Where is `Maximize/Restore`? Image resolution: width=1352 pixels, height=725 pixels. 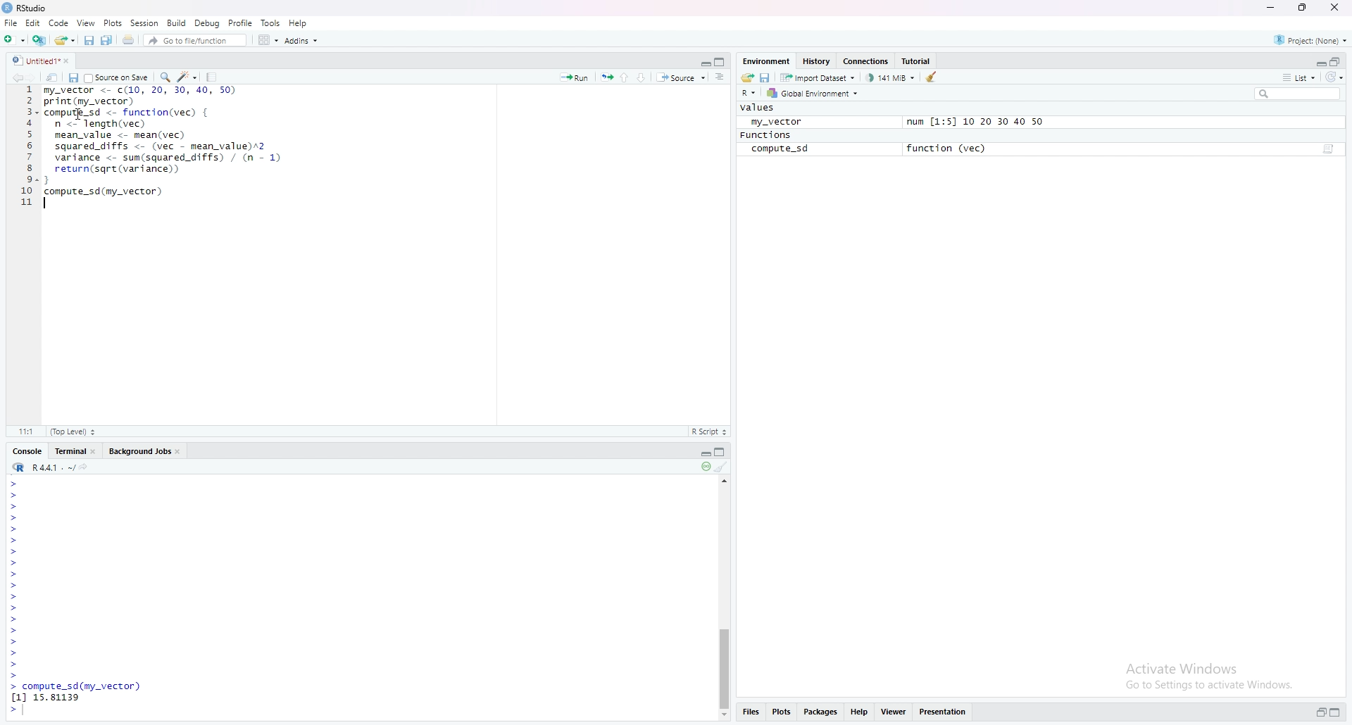
Maximize/Restore is located at coordinates (722, 453).